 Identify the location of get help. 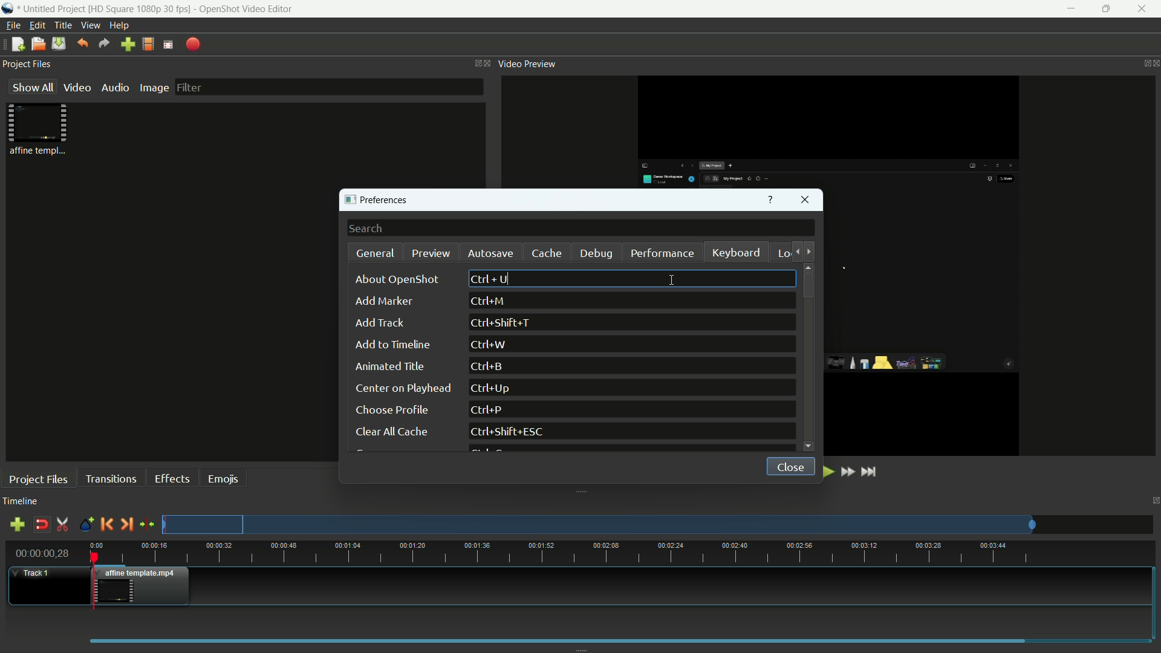
(770, 201).